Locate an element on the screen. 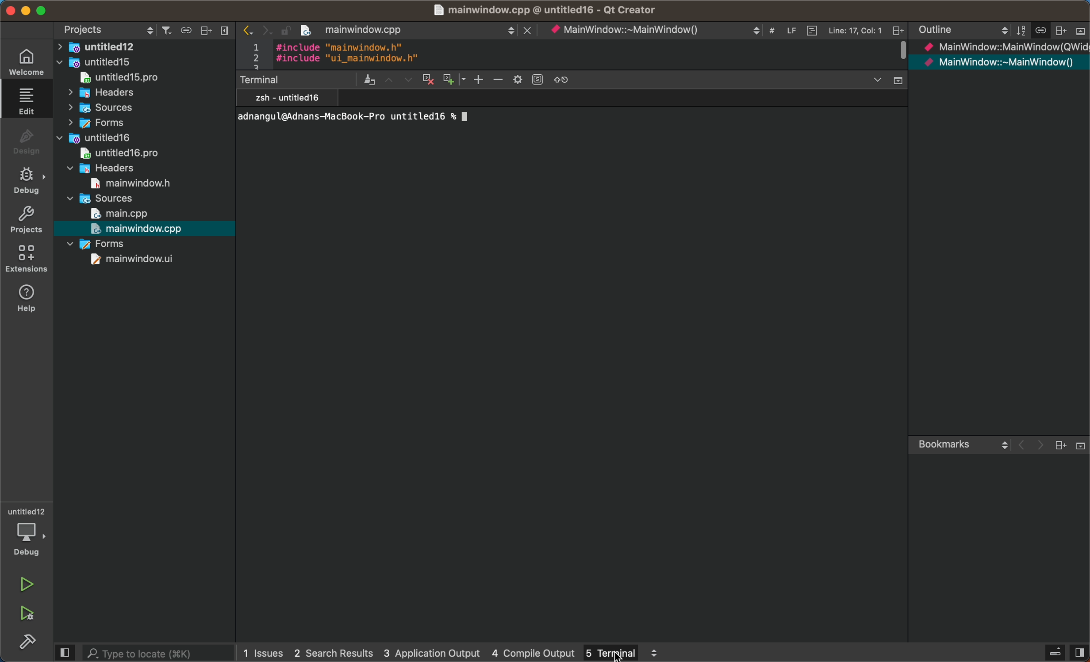  file is located at coordinates (129, 154).